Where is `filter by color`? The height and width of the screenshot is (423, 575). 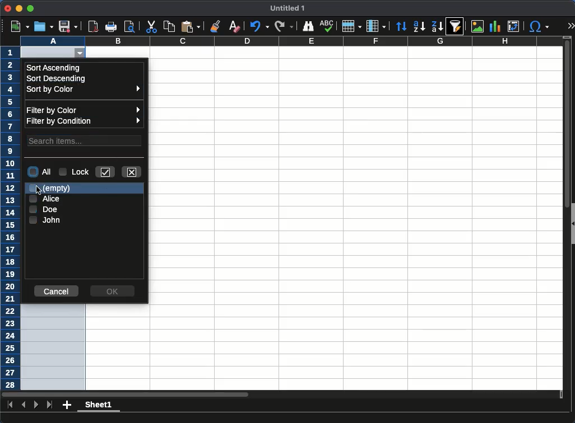
filter by color is located at coordinates (84, 110).